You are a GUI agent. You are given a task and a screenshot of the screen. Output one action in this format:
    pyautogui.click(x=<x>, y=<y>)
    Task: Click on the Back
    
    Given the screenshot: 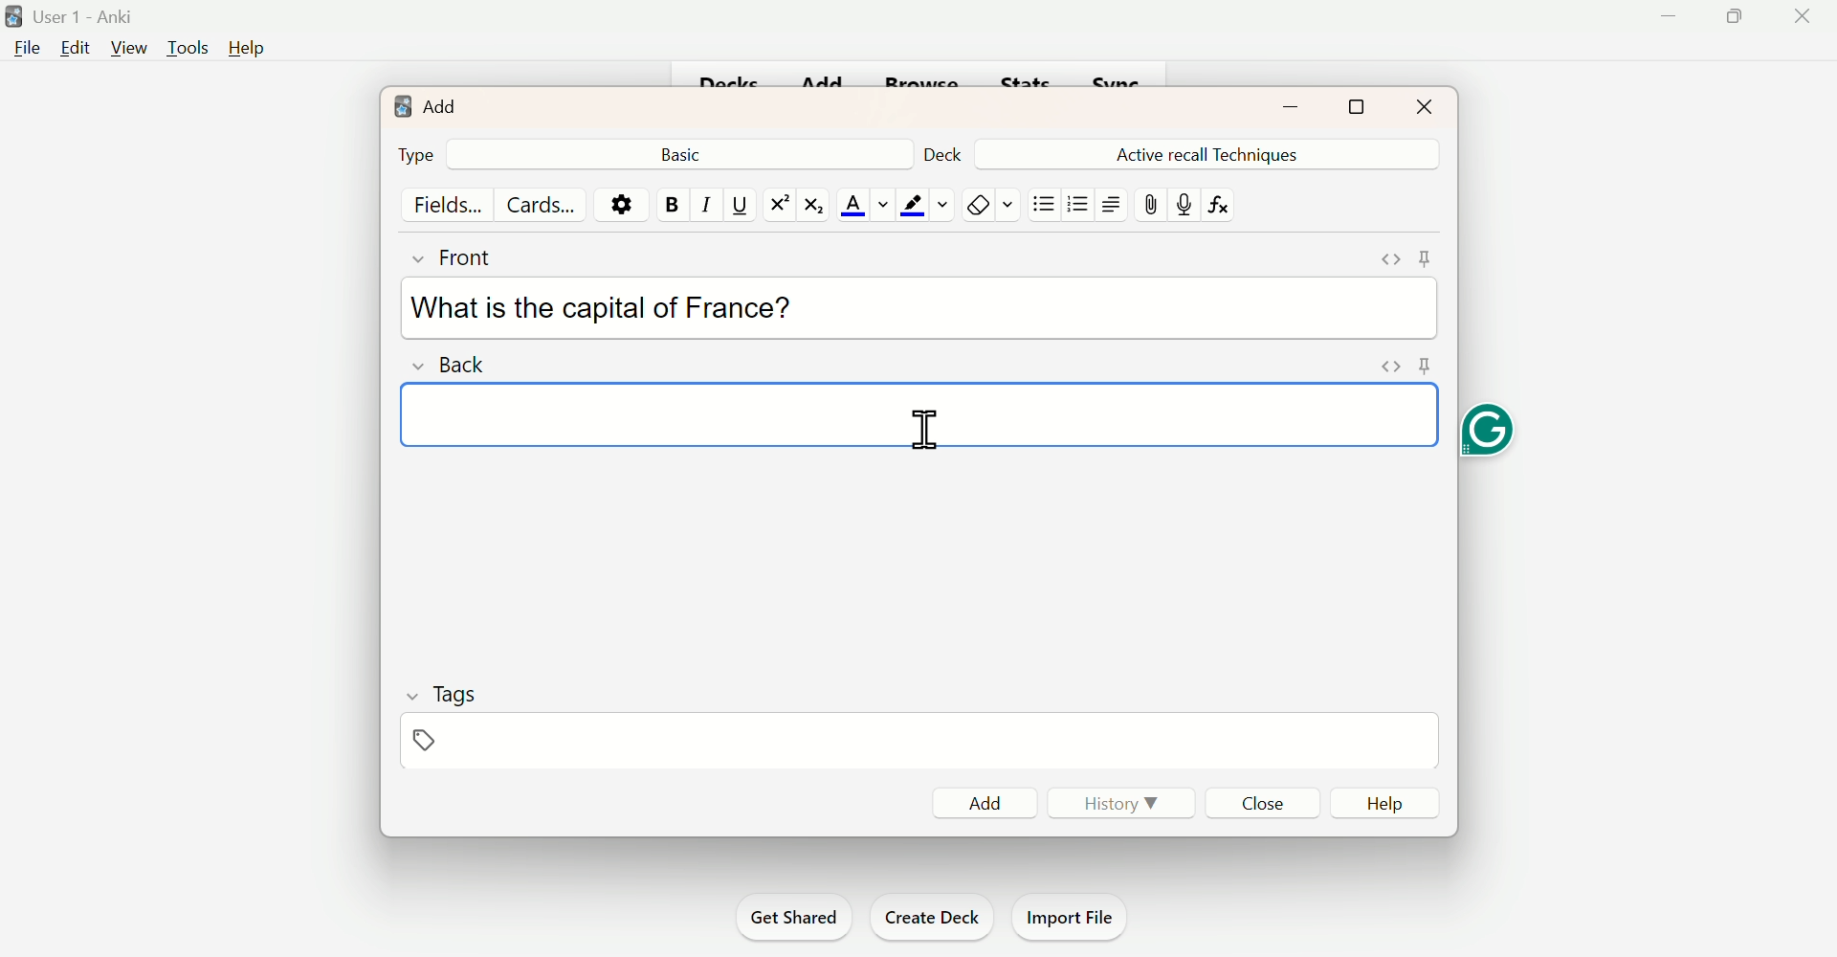 What is the action you would take?
    pyautogui.click(x=683, y=152)
    